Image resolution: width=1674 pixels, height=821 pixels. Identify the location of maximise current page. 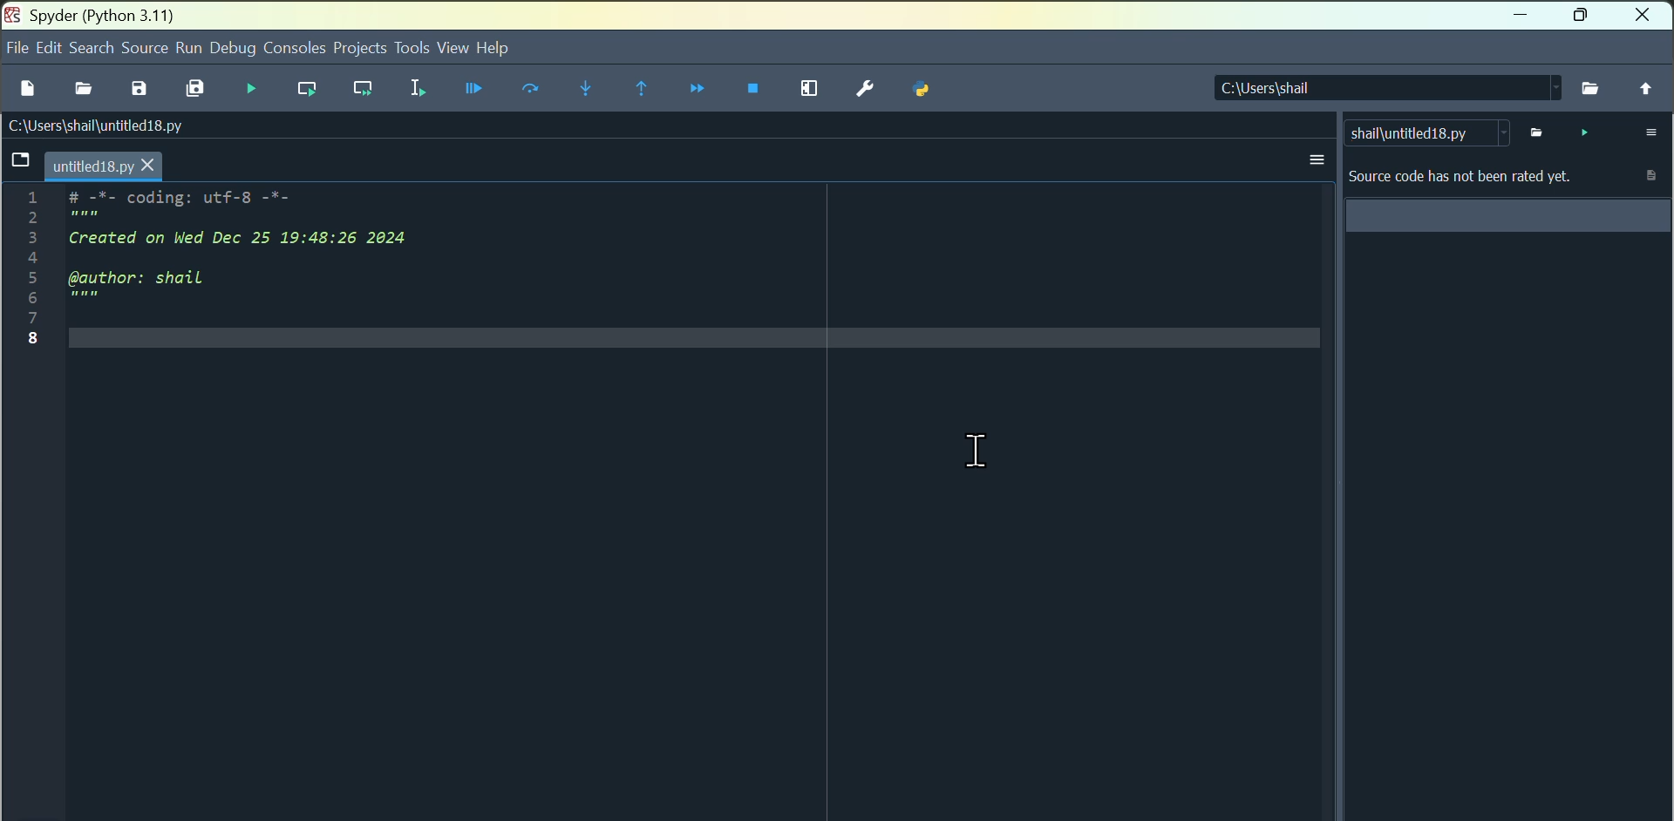
(812, 90).